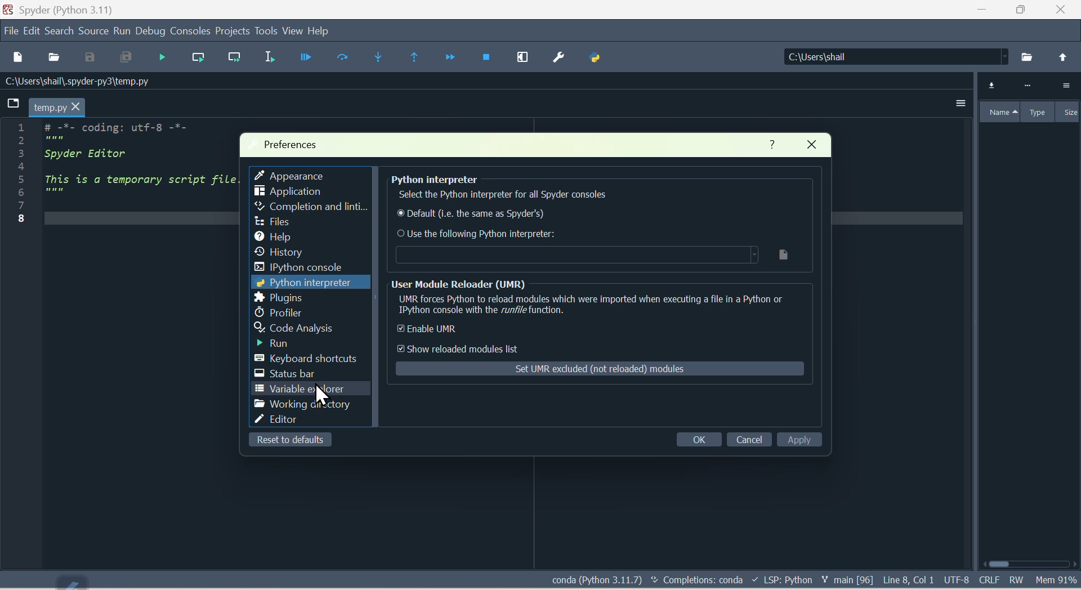 The image size is (1081, 590). Describe the element at coordinates (985, 11) in the screenshot. I see `Minimize` at that location.